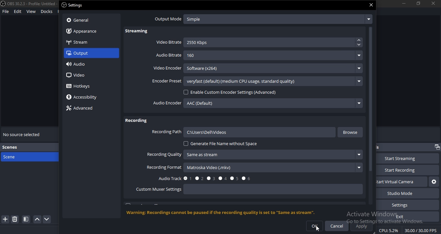 The width and height of the screenshot is (441, 234). I want to click on scrollbar, so click(371, 121).